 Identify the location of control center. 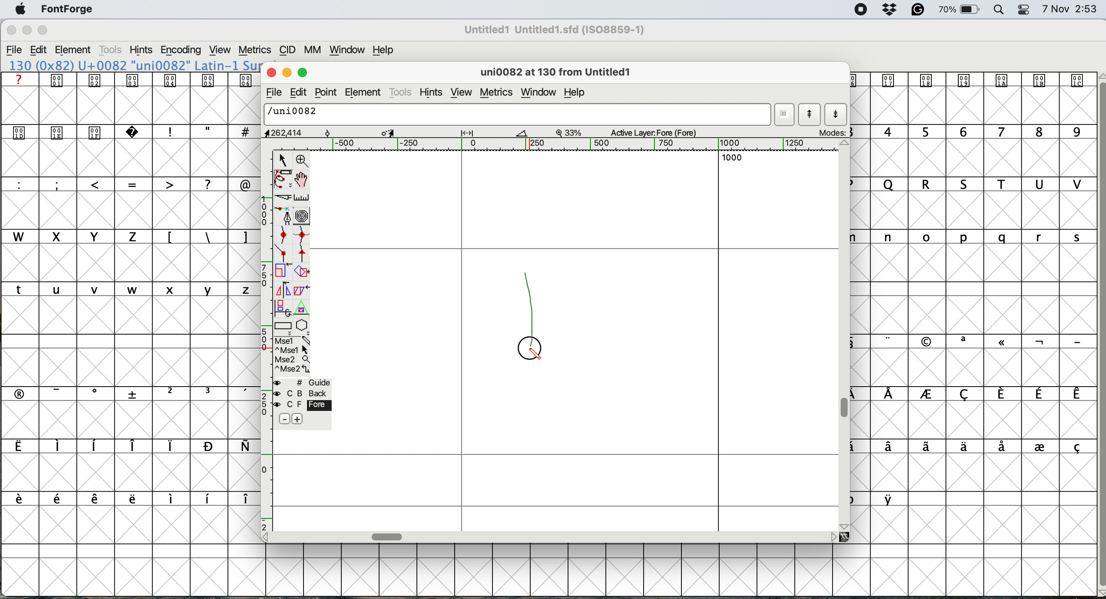
(1027, 9).